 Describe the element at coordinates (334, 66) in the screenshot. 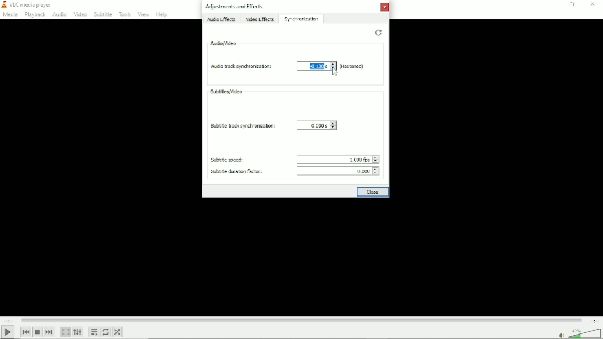

I see `adjust Audio track synchronization` at that location.